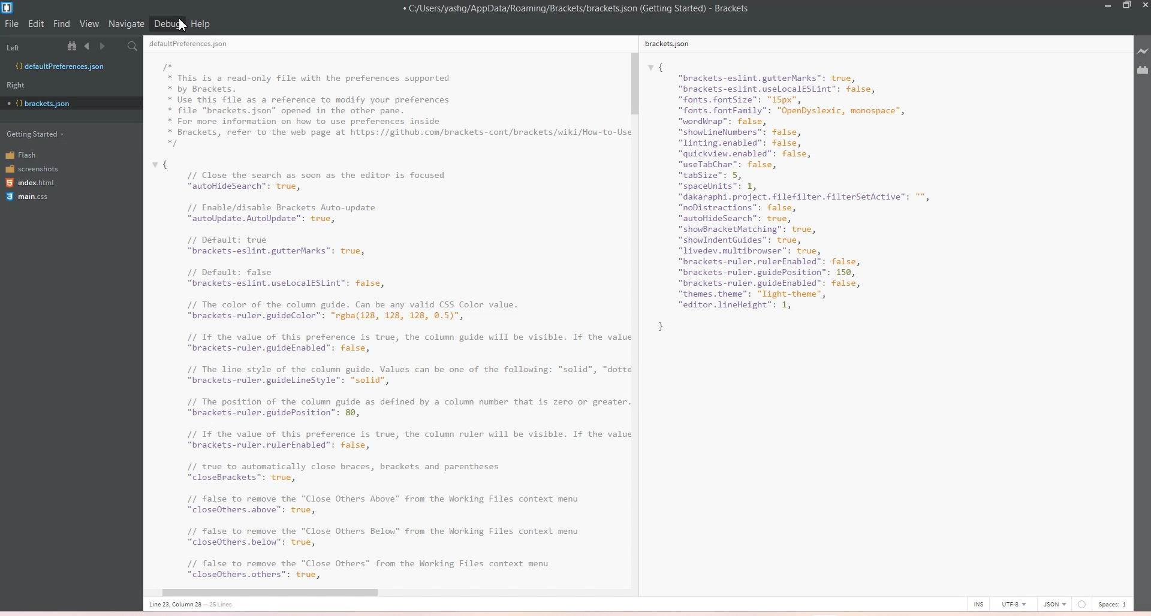 The width and height of the screenshot is (1151, 616). Describe the element at coordinates (195, 46) in the screenshot. I see `defaultPreferences.json` at that location.